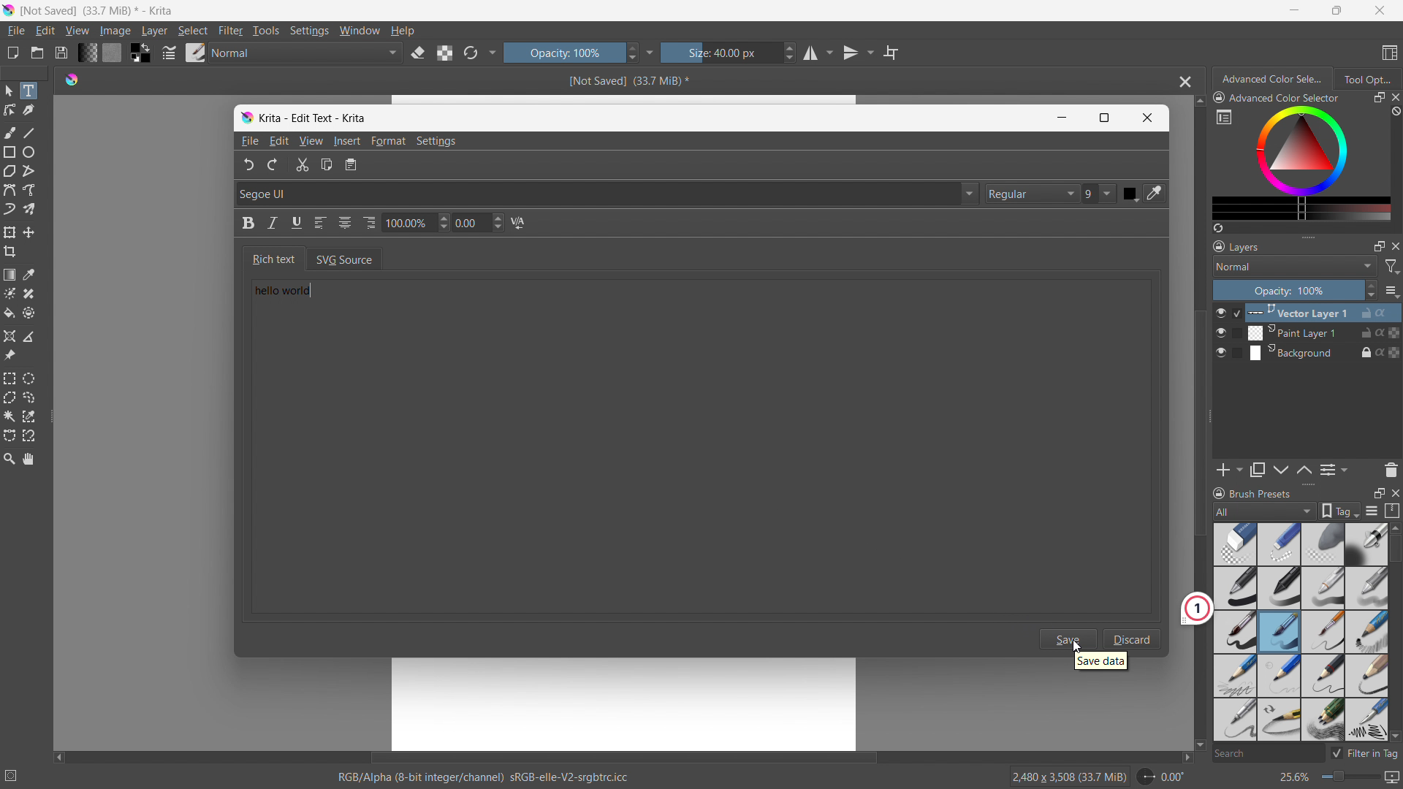 The width and height of the screenshot is (1403, 789). I want to click on scroll down, so click(1199, 746).